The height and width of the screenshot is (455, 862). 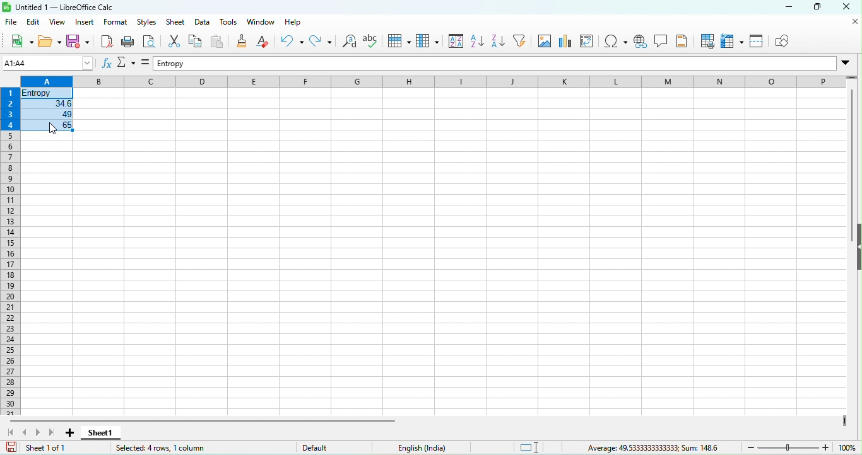 I want to click on help, so click(x=298, y=23).